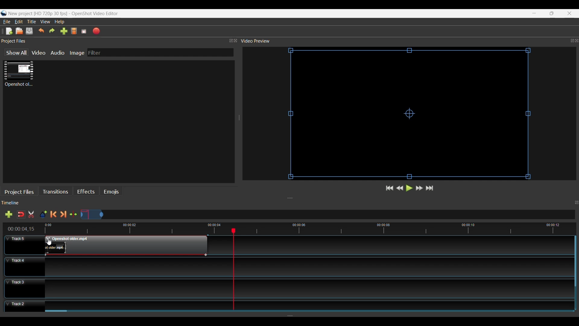 The width and height of the screenshot is (579, 326). Describe the element at coordinates (51, 241) in the screenshot. I see `Cursor` at that location.